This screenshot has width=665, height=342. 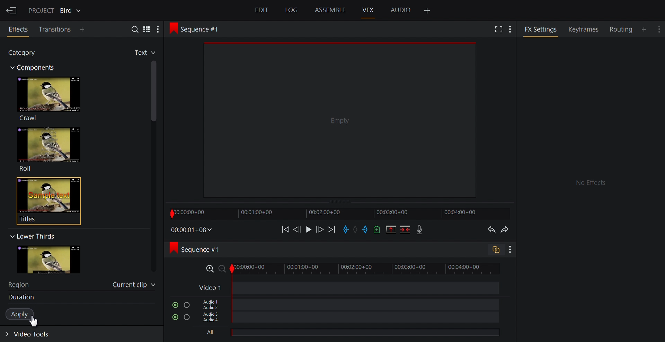 I want to click on Move forward, so click(x=331, y=230).